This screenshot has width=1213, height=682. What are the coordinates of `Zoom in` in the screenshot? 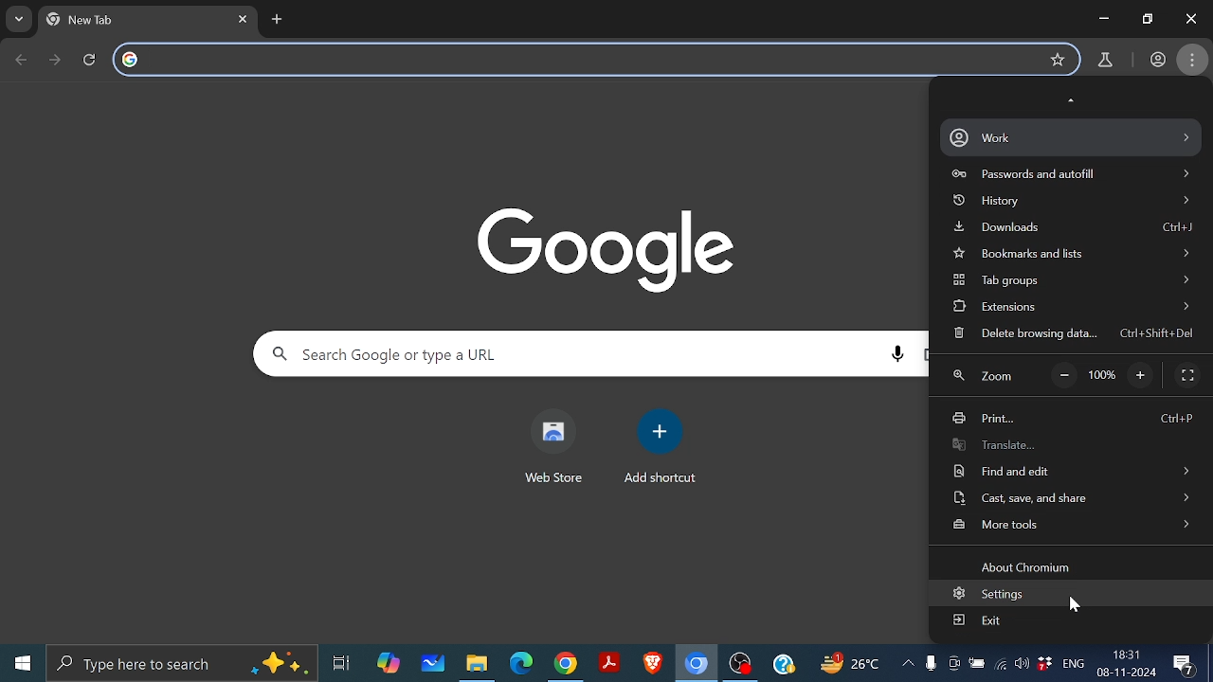 It's located at (1143, 376).